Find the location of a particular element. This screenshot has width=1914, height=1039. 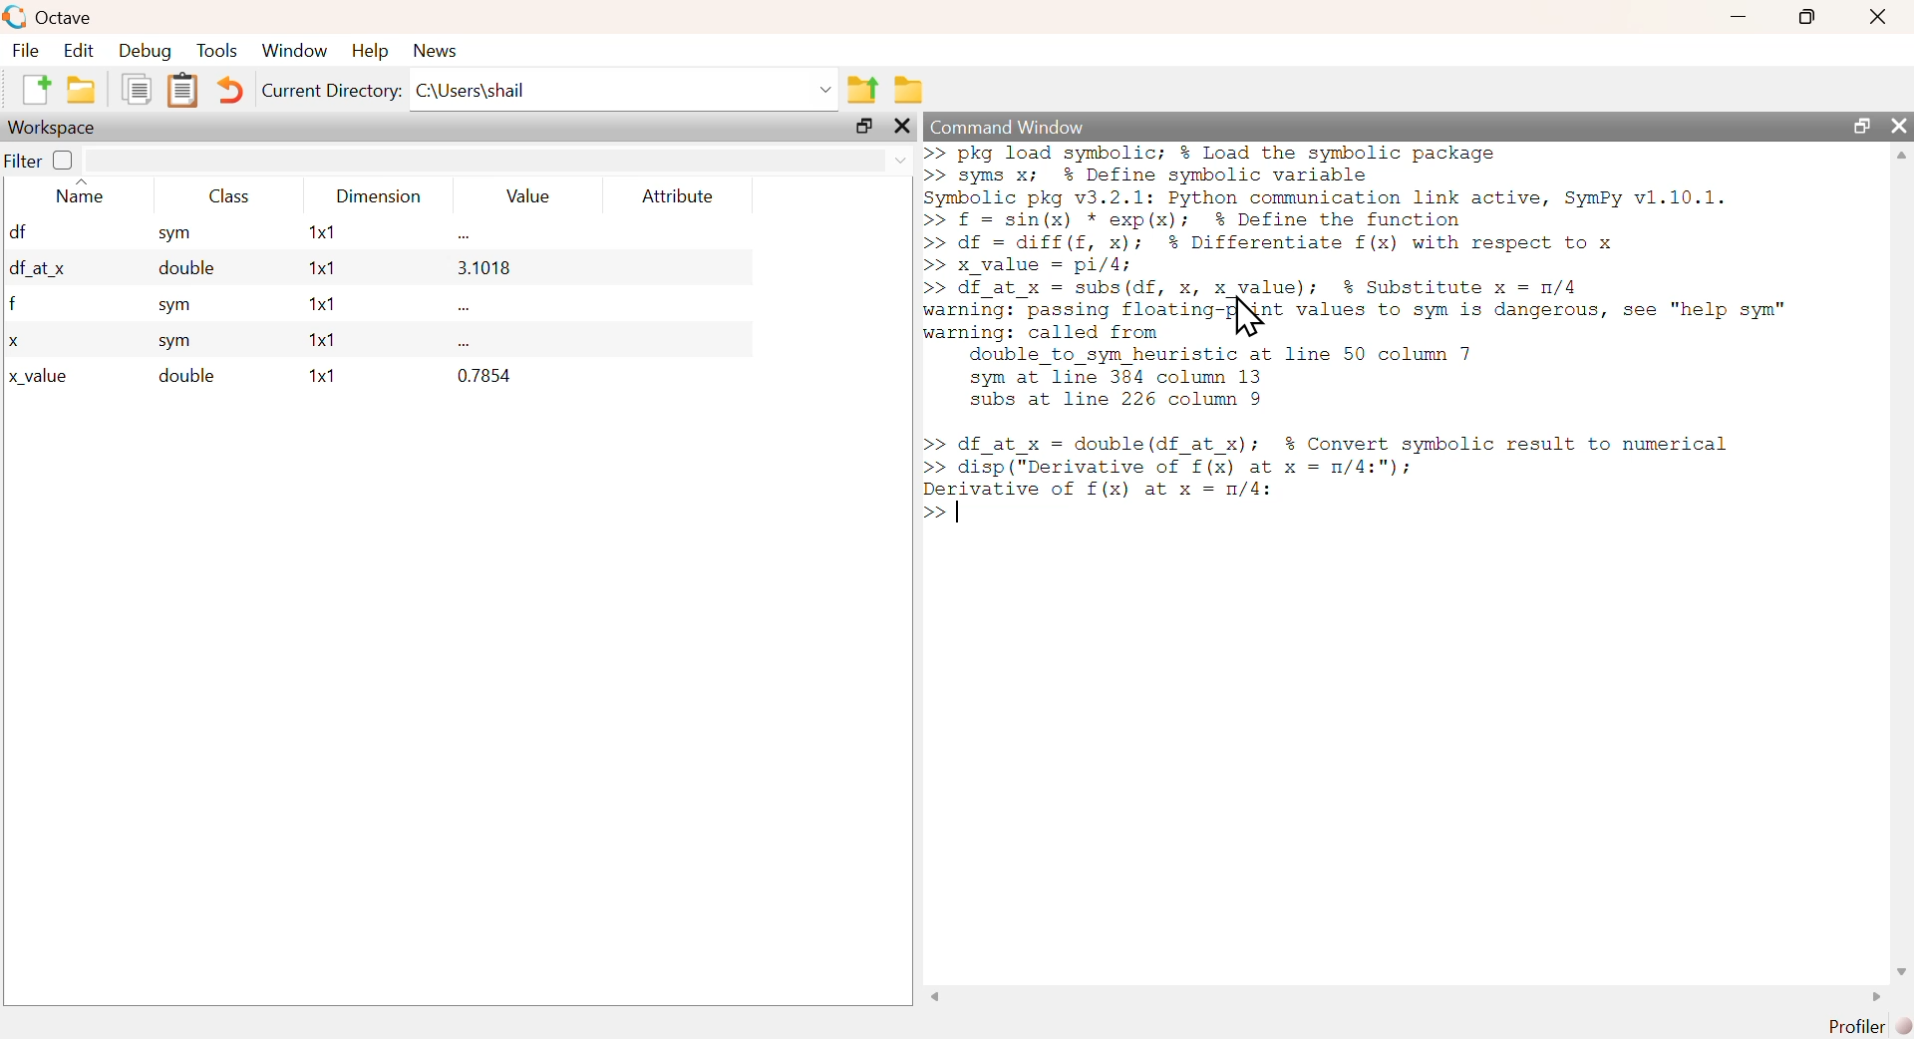

0.7854 is located at coordinates (484, 375).